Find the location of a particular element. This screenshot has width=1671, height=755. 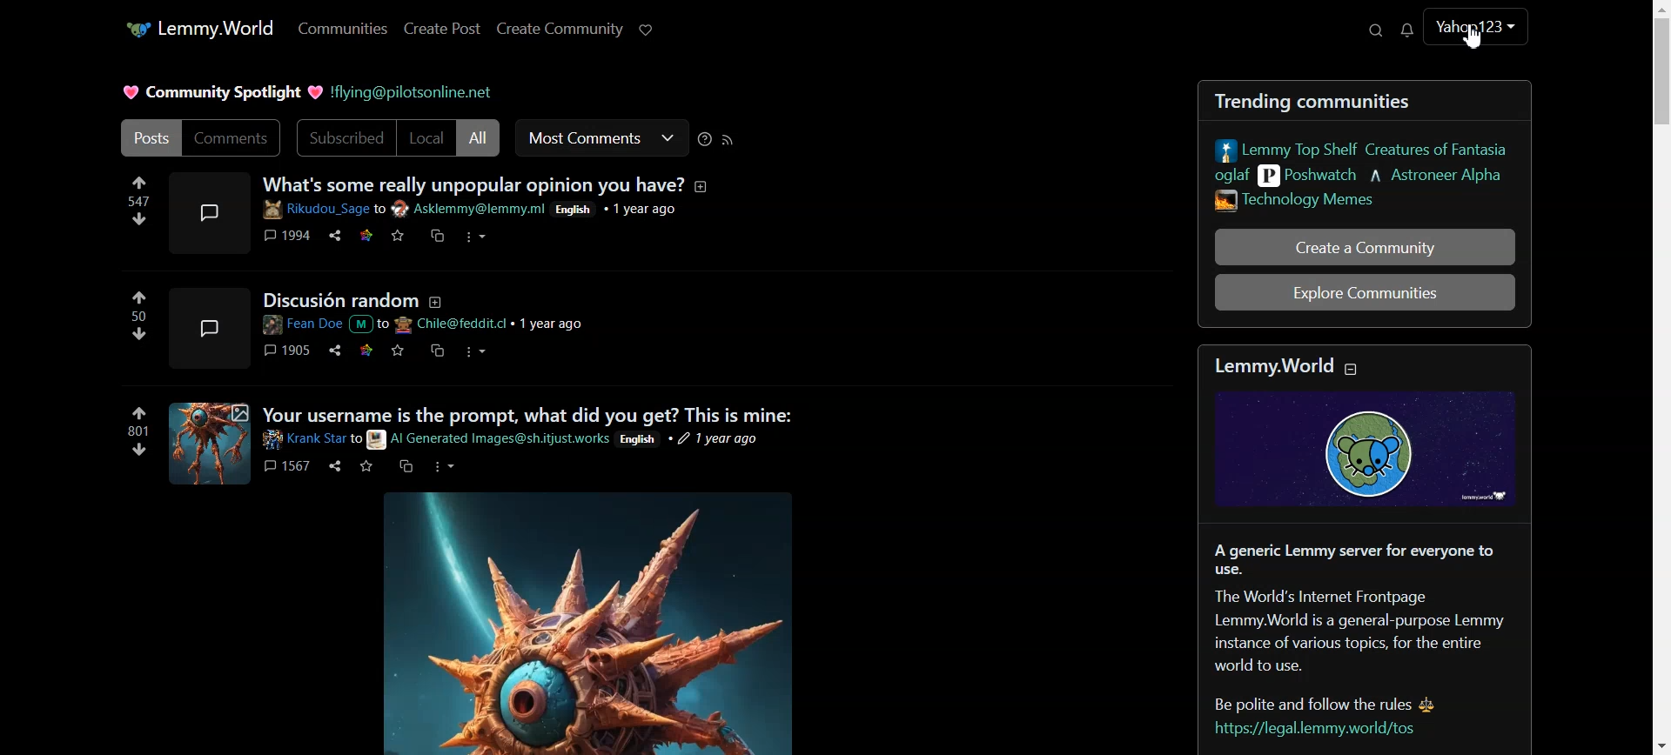

Explore Communities is located at coordinates (1366, 292).